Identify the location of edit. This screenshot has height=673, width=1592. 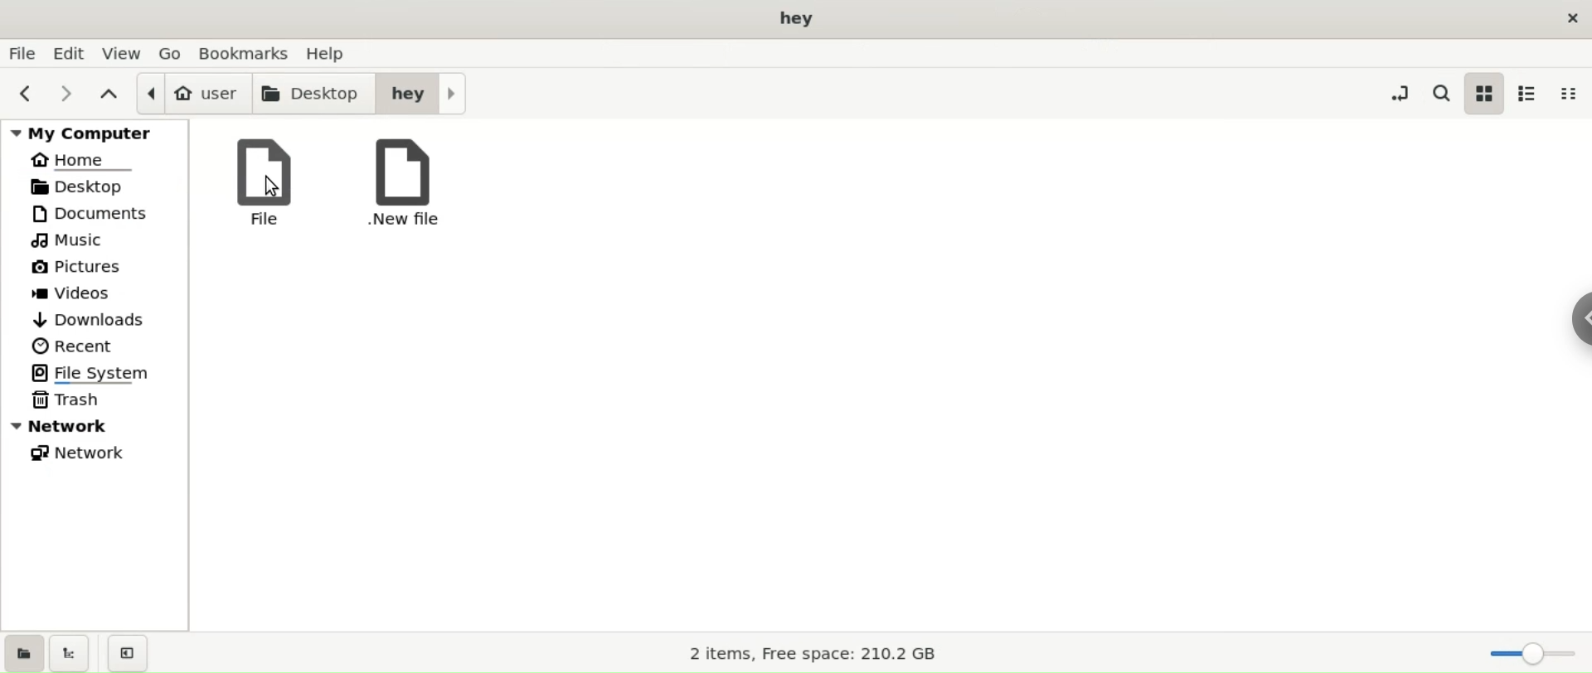
(72, 52).